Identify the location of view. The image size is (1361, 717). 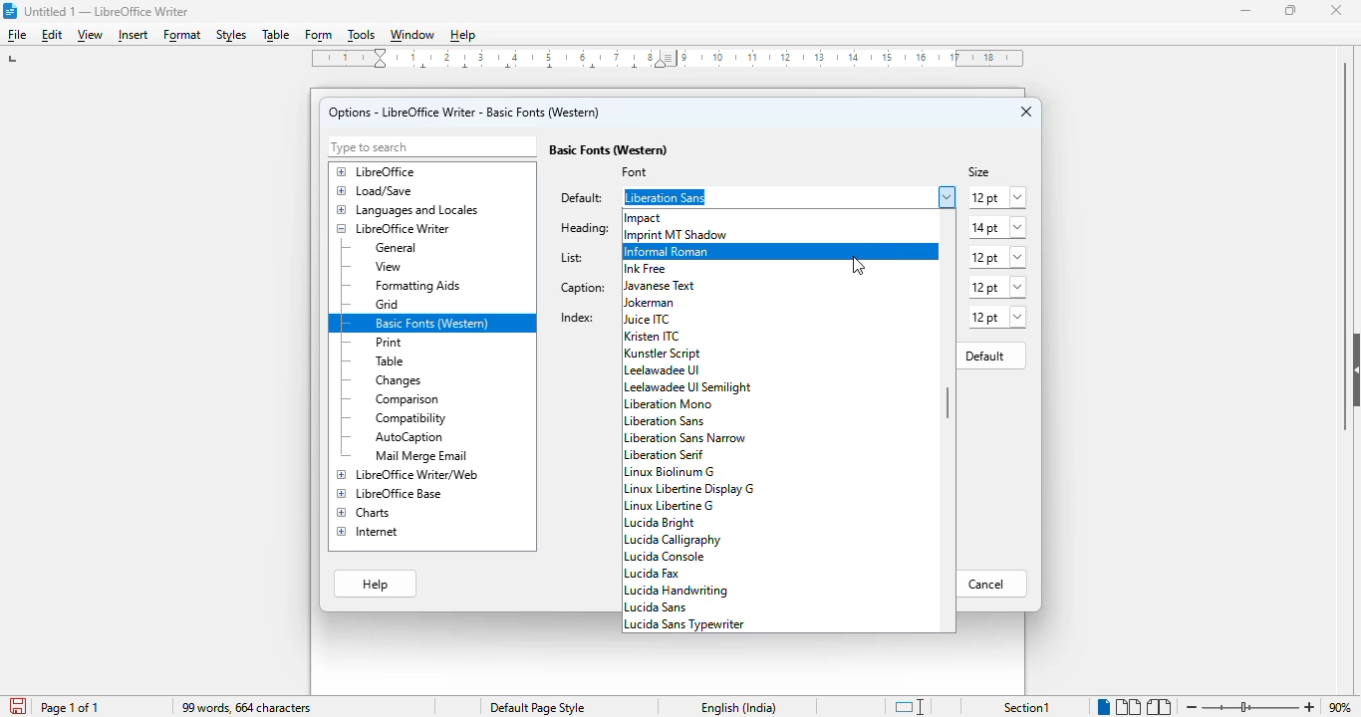
(90, 36).